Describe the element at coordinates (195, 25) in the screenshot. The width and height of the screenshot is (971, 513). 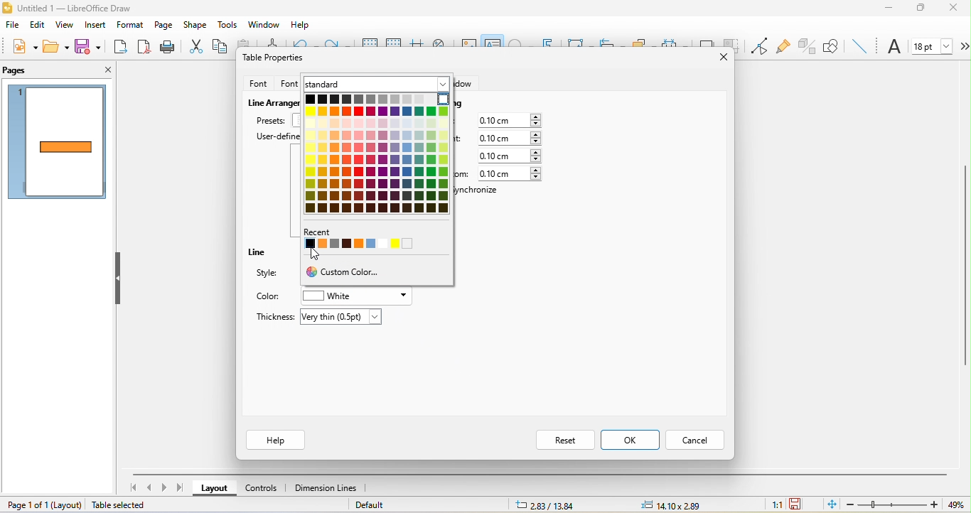
I see `shape` at that location.